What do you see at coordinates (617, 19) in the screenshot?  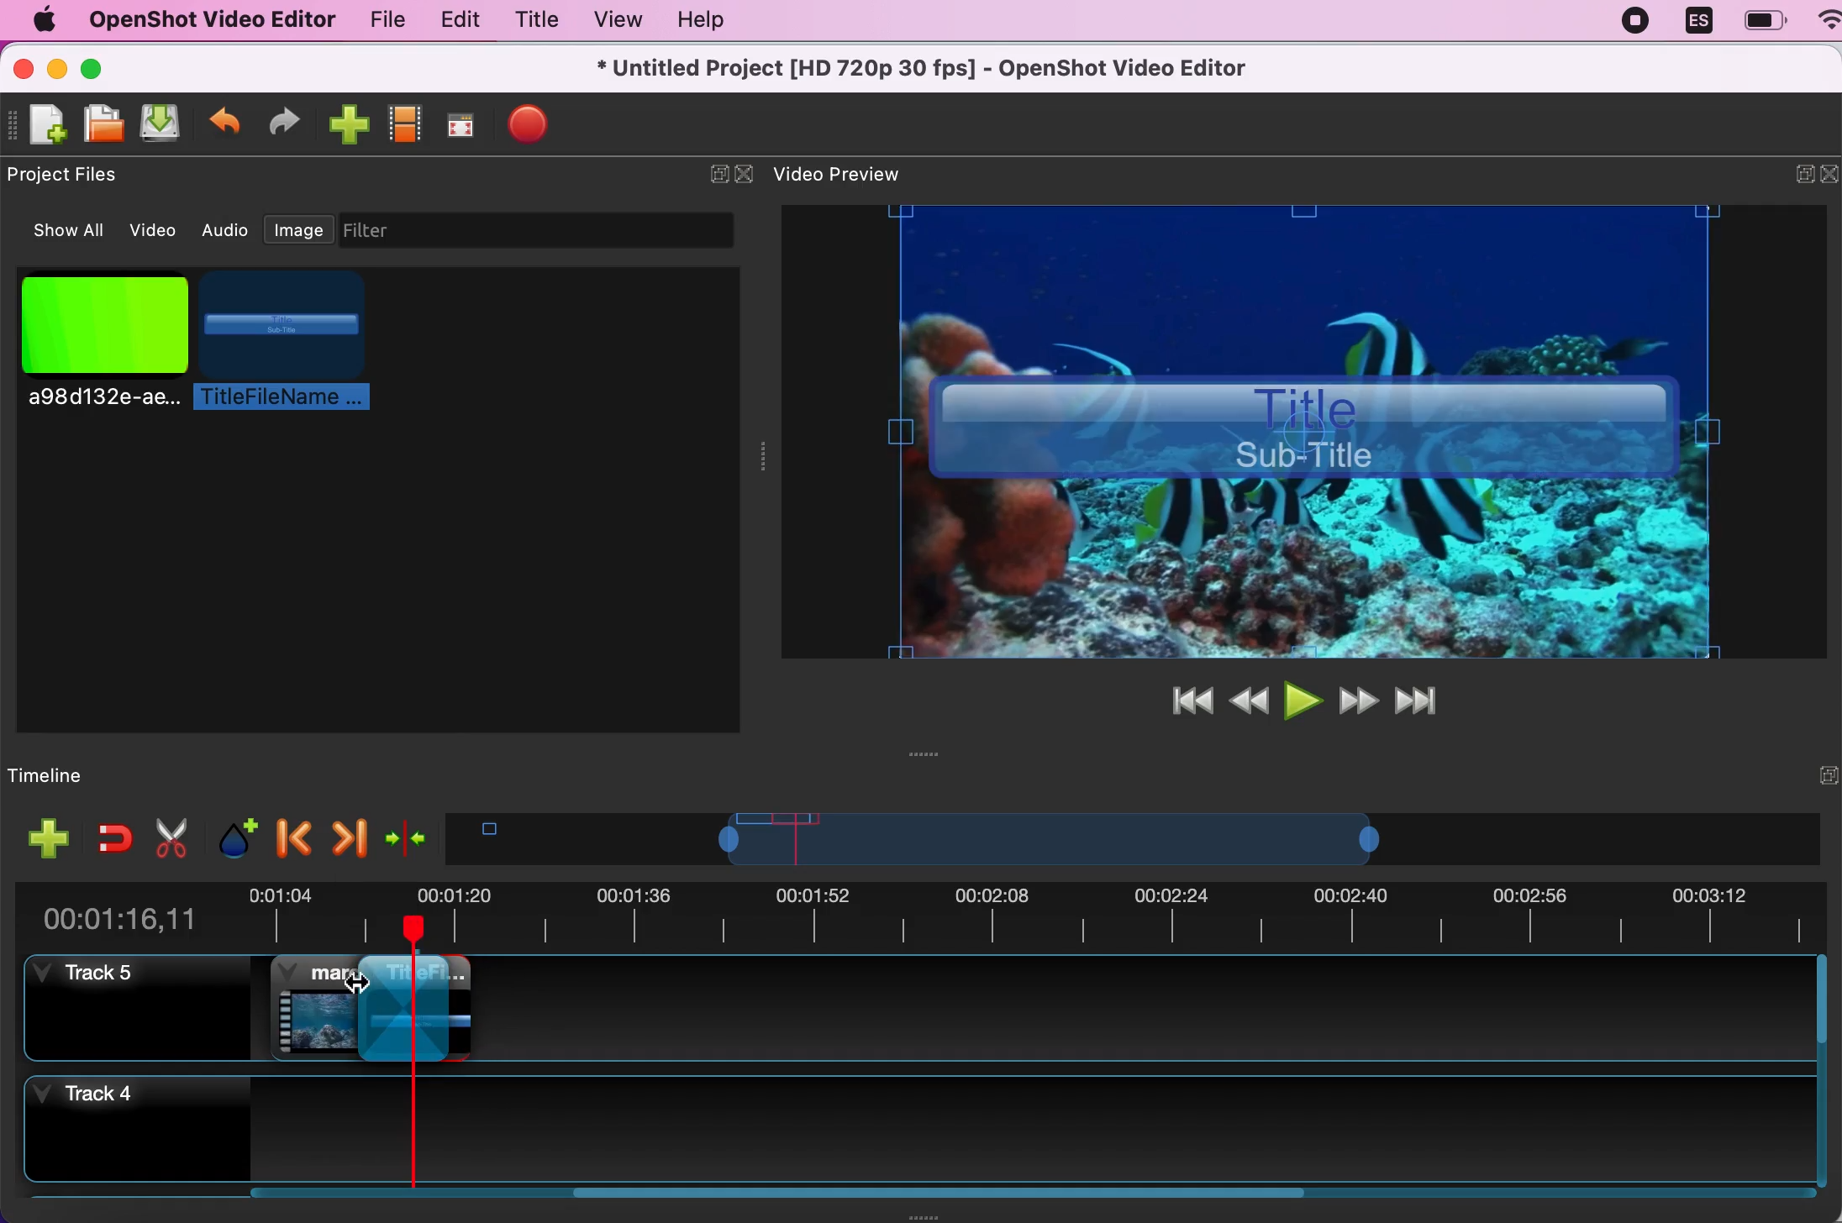 I see `view` at bounding box center [617, 19].